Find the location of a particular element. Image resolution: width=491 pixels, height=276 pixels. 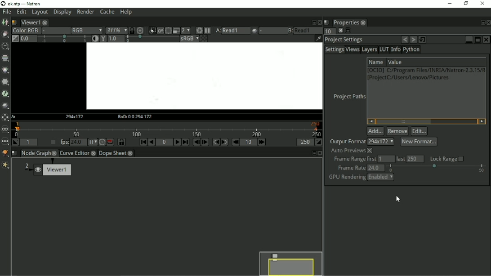

Current frame is located at coordinates (164, 142).